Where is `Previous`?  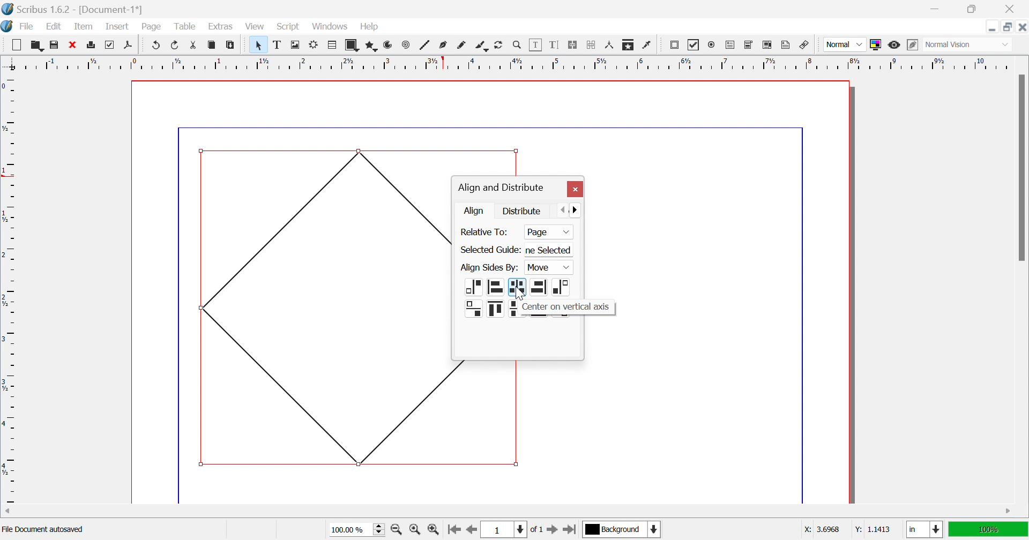 Previous is located at coordinates (564, 209).